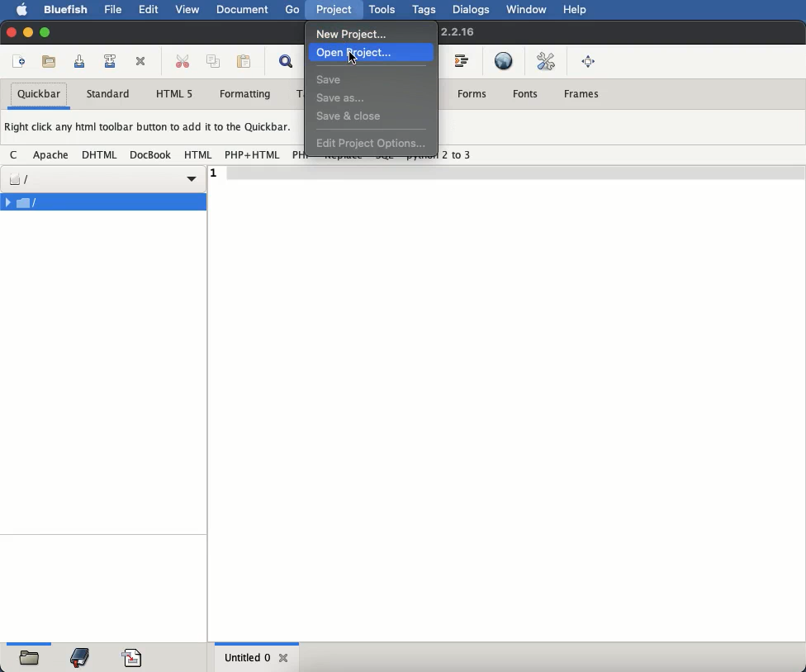  I want to click on minimize, so click(29, 32).